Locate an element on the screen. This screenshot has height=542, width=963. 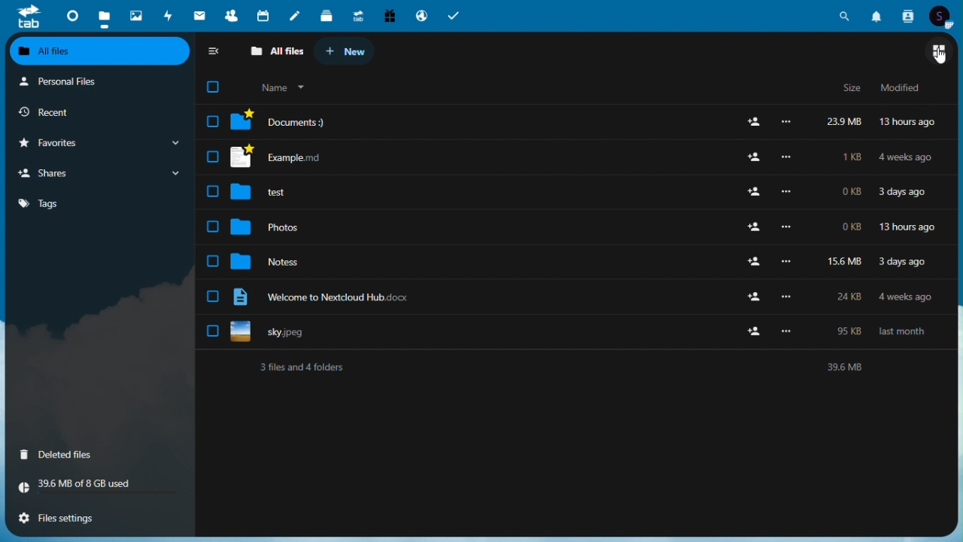
folder is located at coordinates (242, 191).